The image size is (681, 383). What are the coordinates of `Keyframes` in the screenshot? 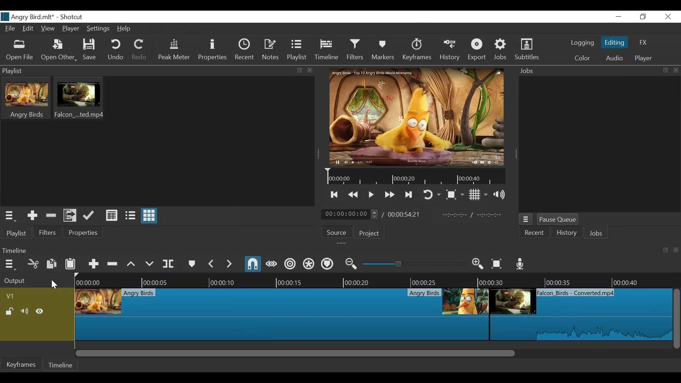 It's located at (416, 50).